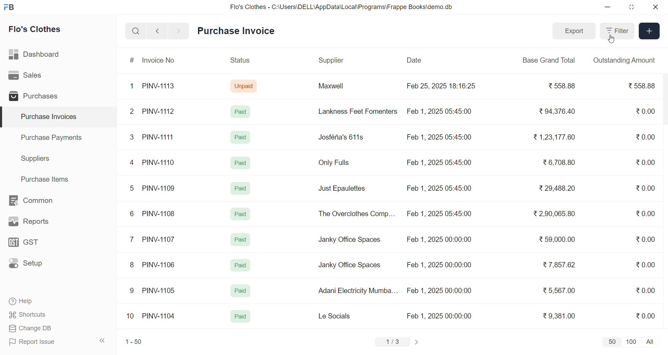  Describe the element at coordinates (160, 239) in the screenshot. I see `PINV-1107` at that location.